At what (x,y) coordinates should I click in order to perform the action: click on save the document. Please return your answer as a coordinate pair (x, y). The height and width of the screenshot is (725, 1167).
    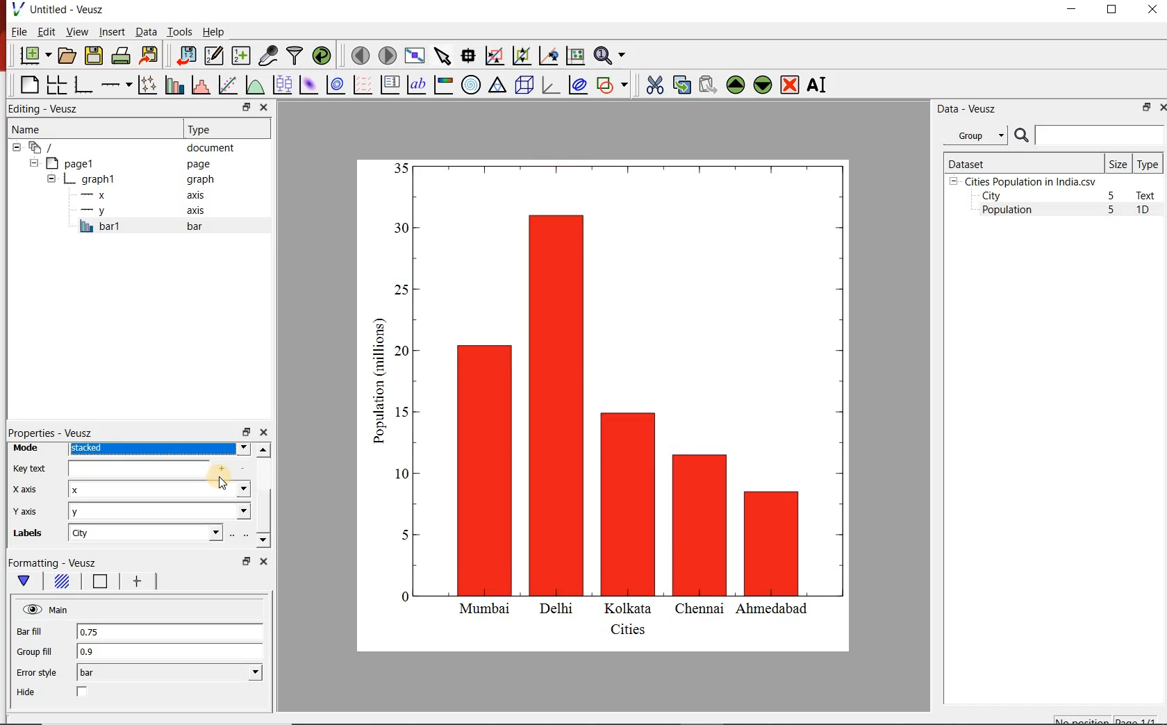
    Looking at the image, I should click on (94, 54).